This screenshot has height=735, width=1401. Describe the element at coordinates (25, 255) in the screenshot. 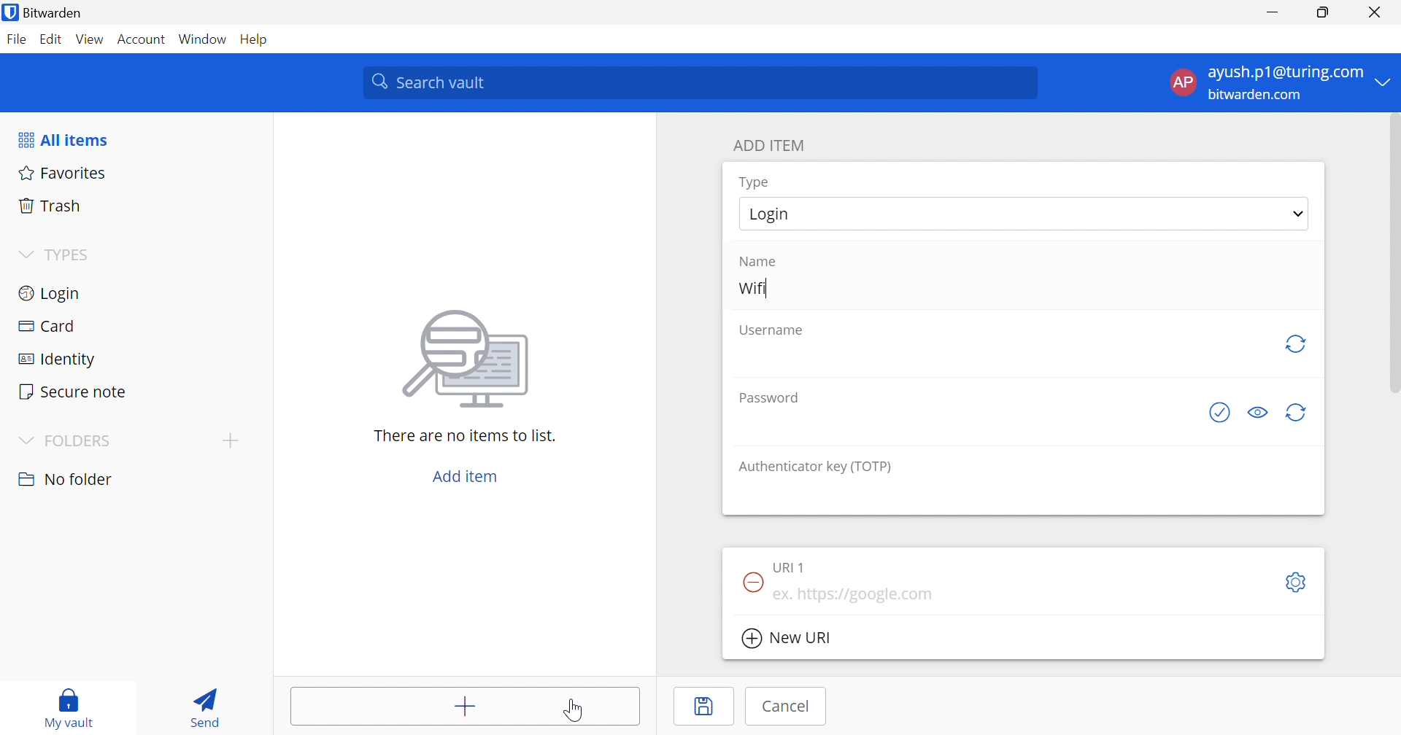

I see `Drop Down` at that location.